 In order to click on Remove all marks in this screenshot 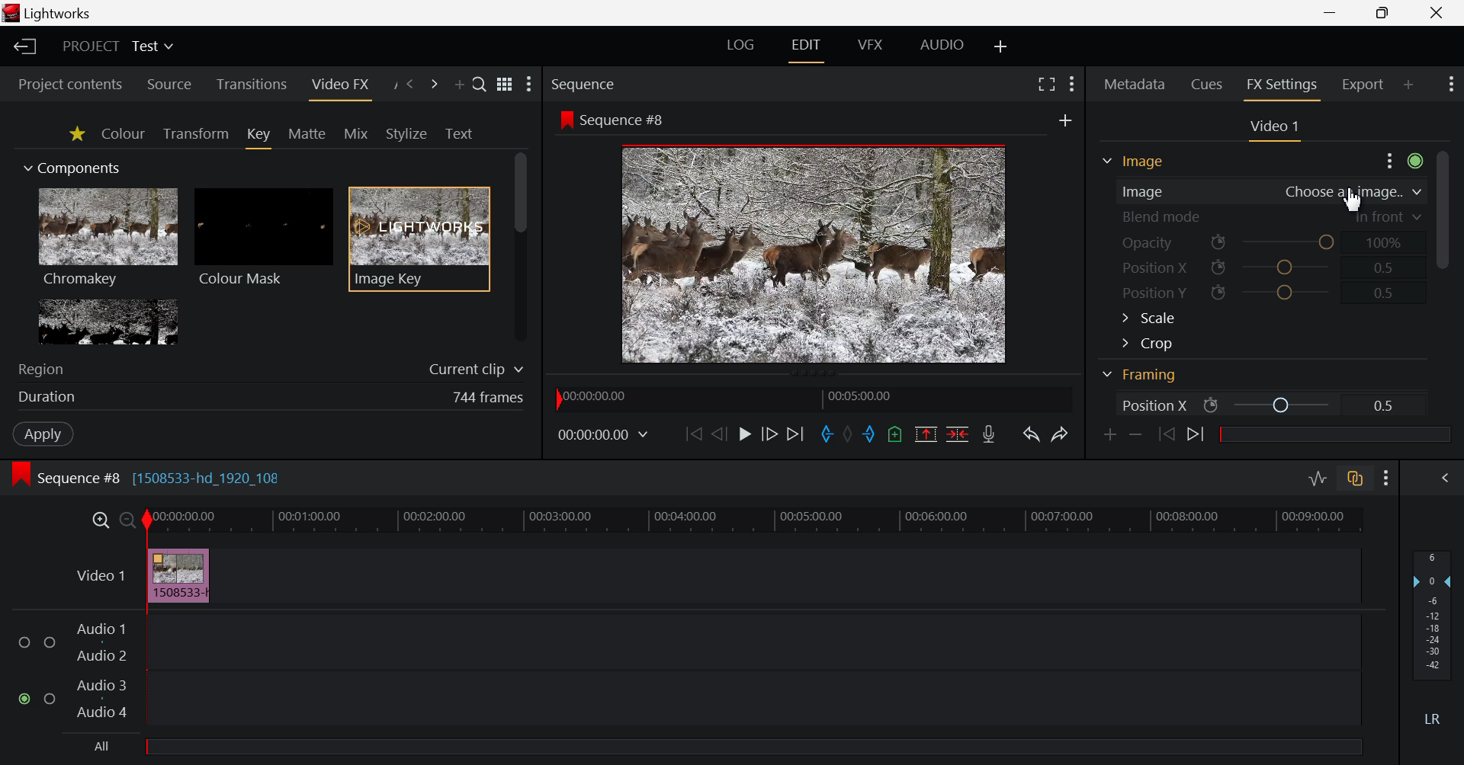, I will do `click(851, 435)`.